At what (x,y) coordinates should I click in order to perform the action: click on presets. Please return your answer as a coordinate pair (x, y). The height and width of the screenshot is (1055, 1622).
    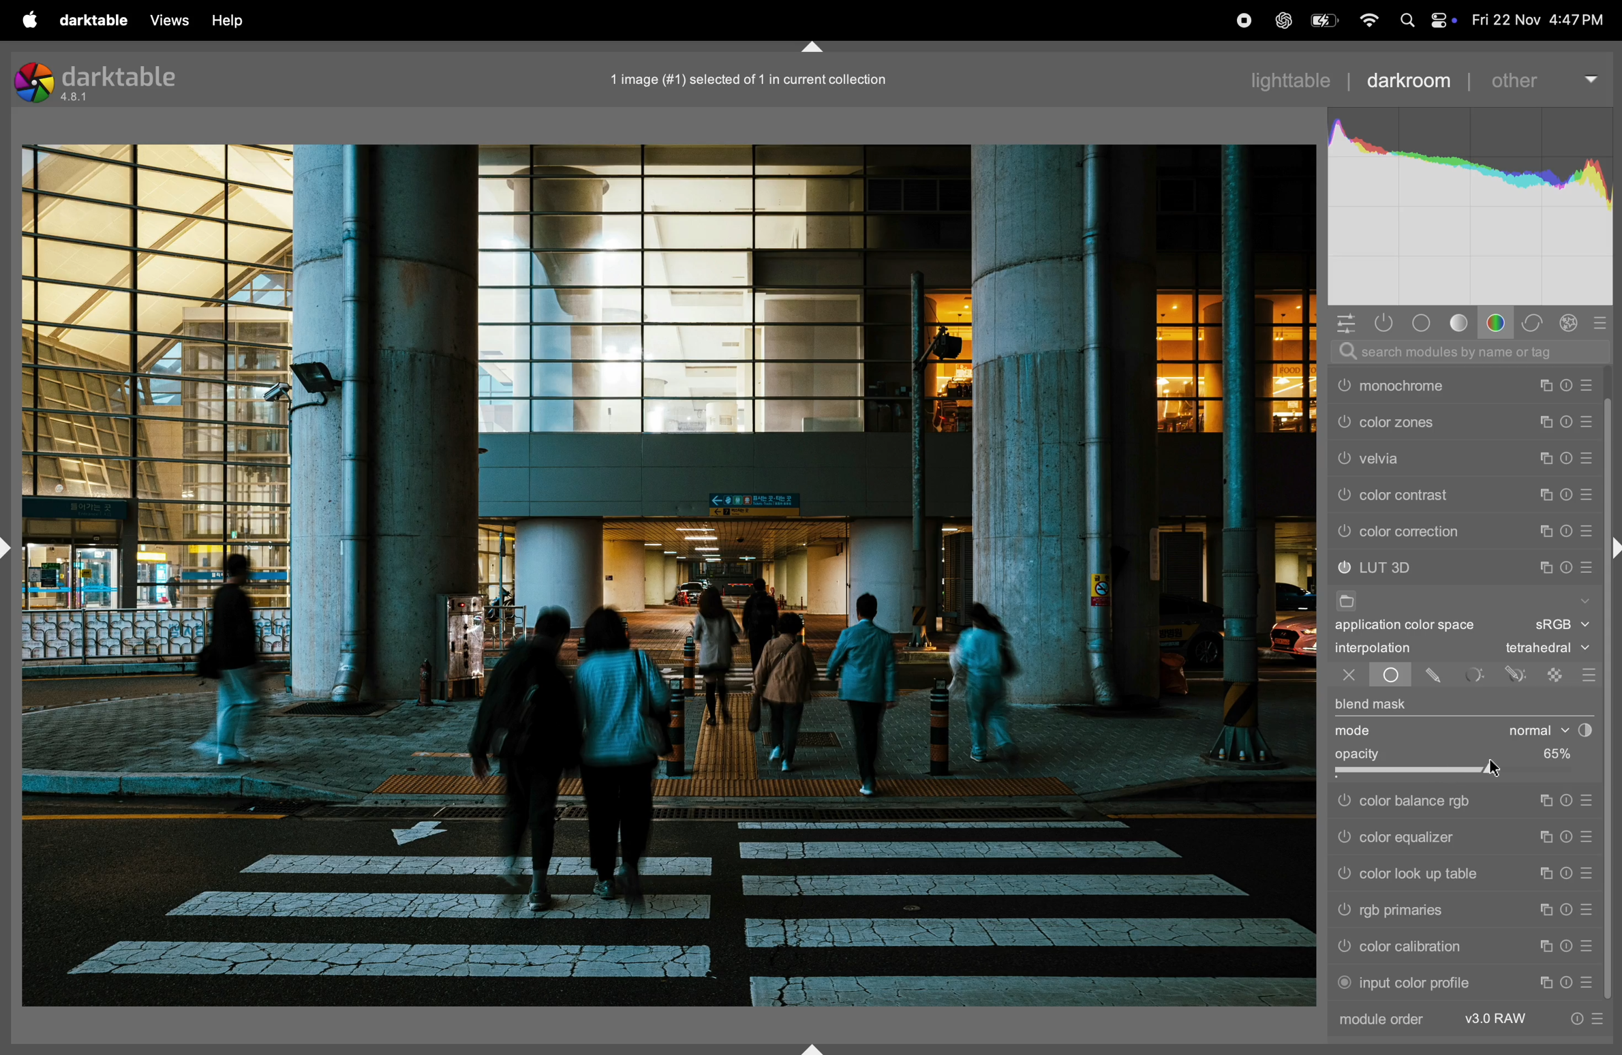
    Looking at the image, I should click on (1586, 979).